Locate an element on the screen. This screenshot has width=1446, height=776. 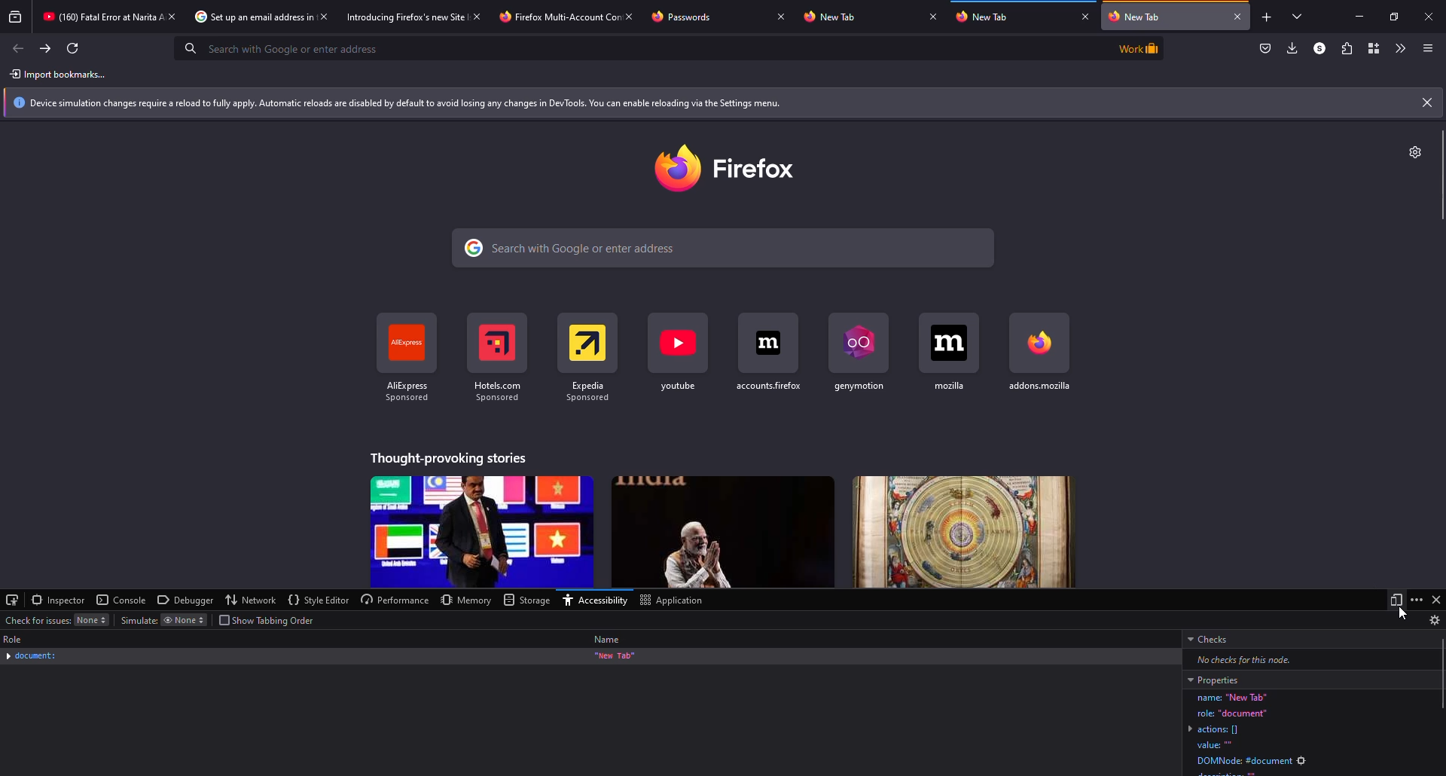
search with Google is located at coordinates (723, 247).